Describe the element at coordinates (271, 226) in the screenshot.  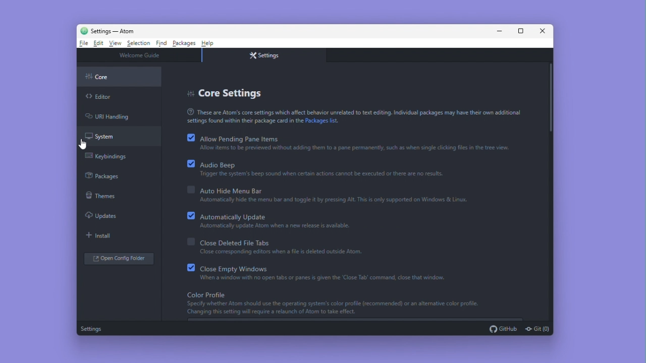
I see `automatically update ATOM when a new release is available` at that location.